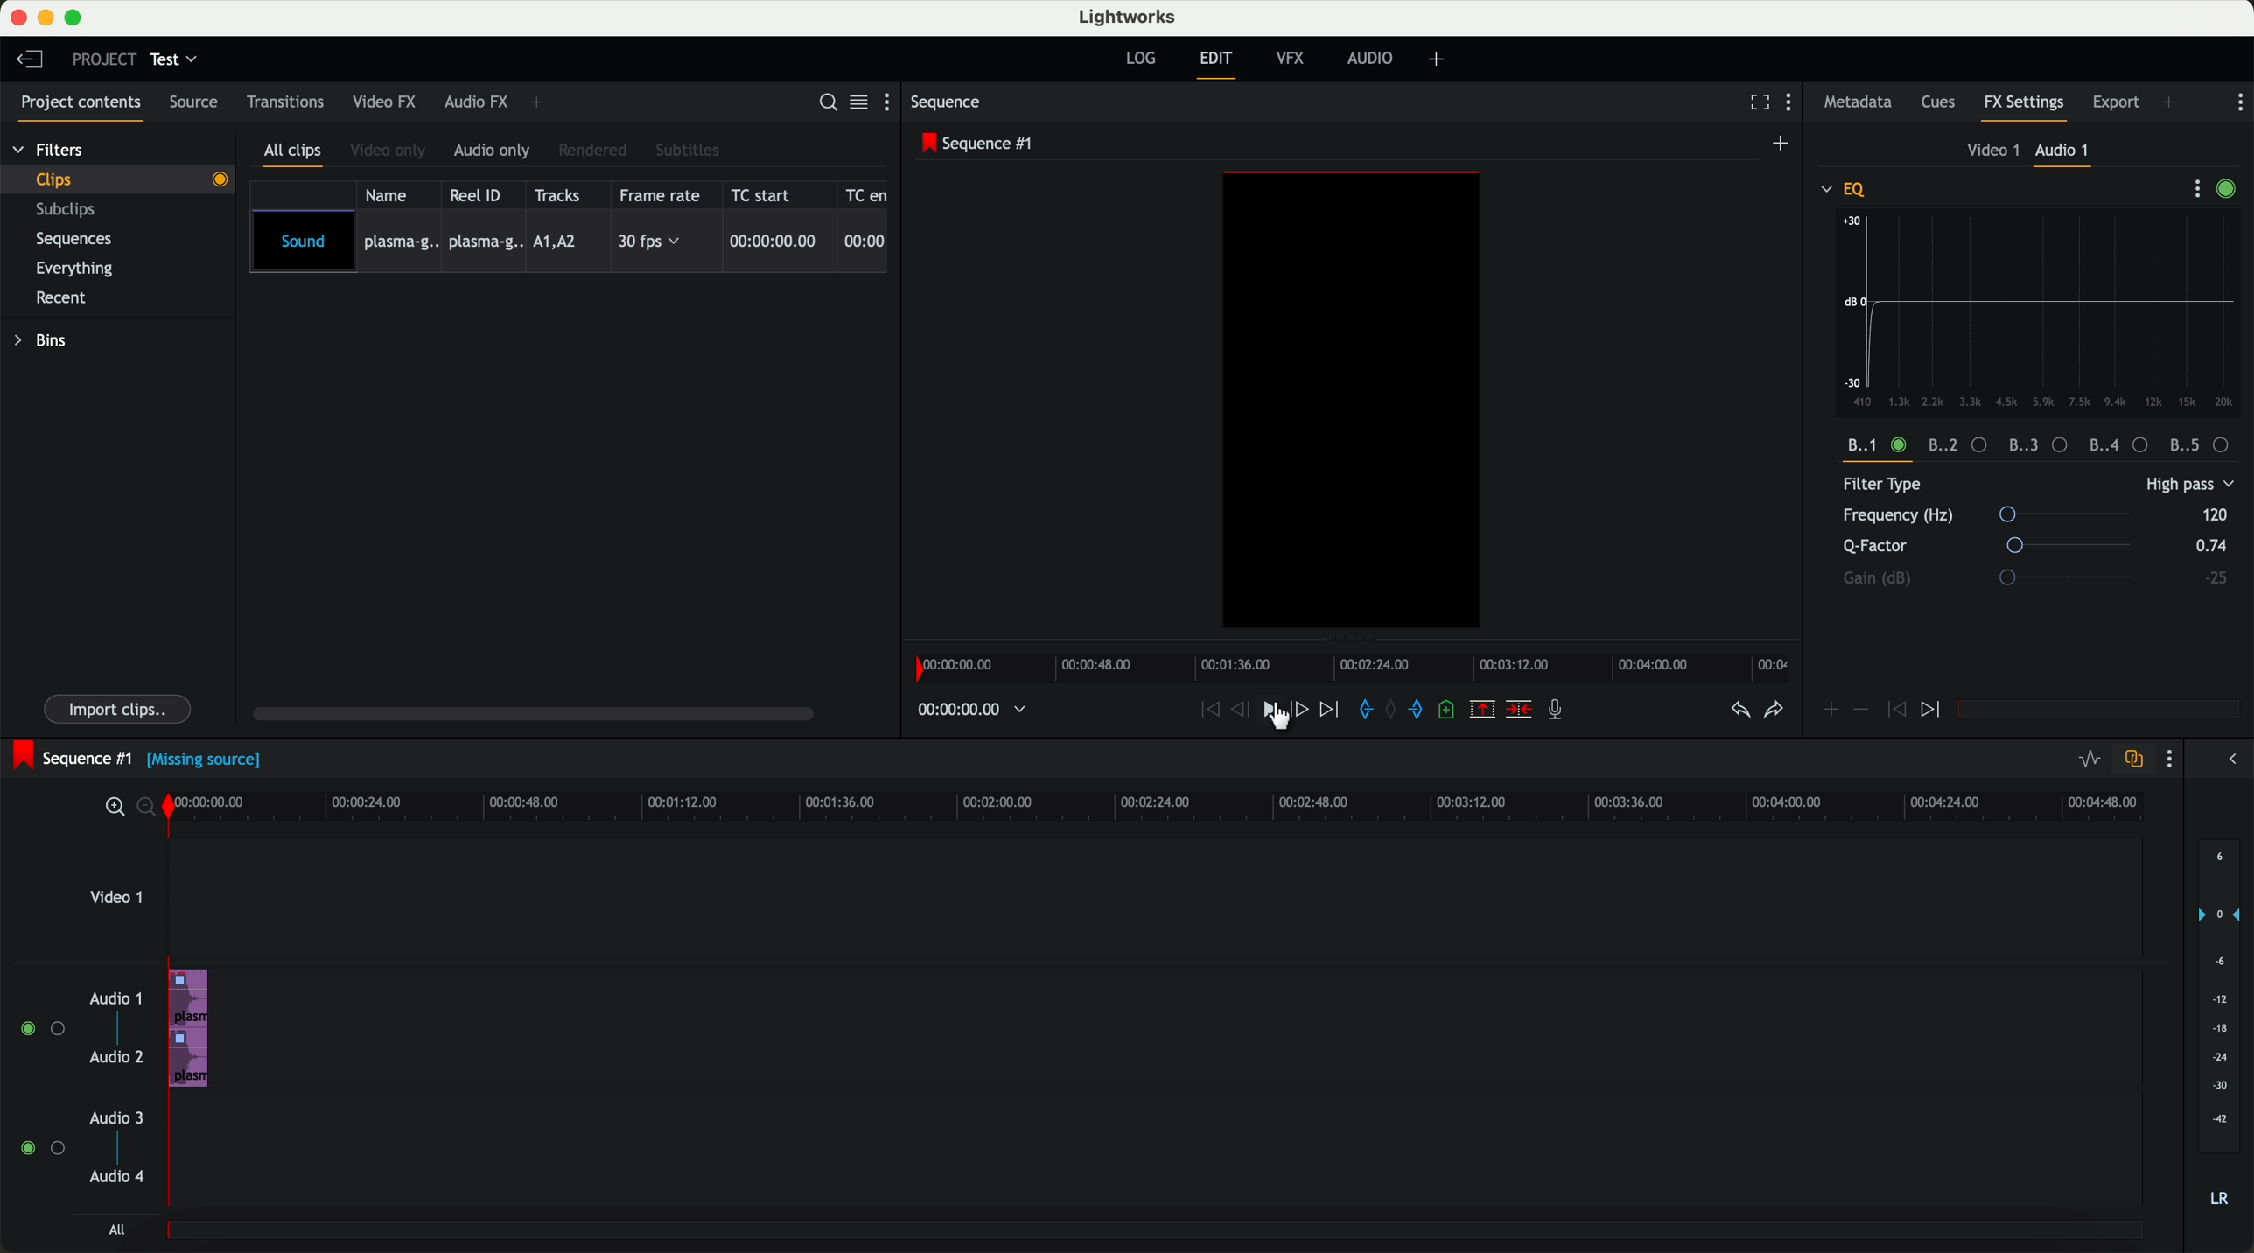  I want to click on nudge one frame back, so click(1245, 710).